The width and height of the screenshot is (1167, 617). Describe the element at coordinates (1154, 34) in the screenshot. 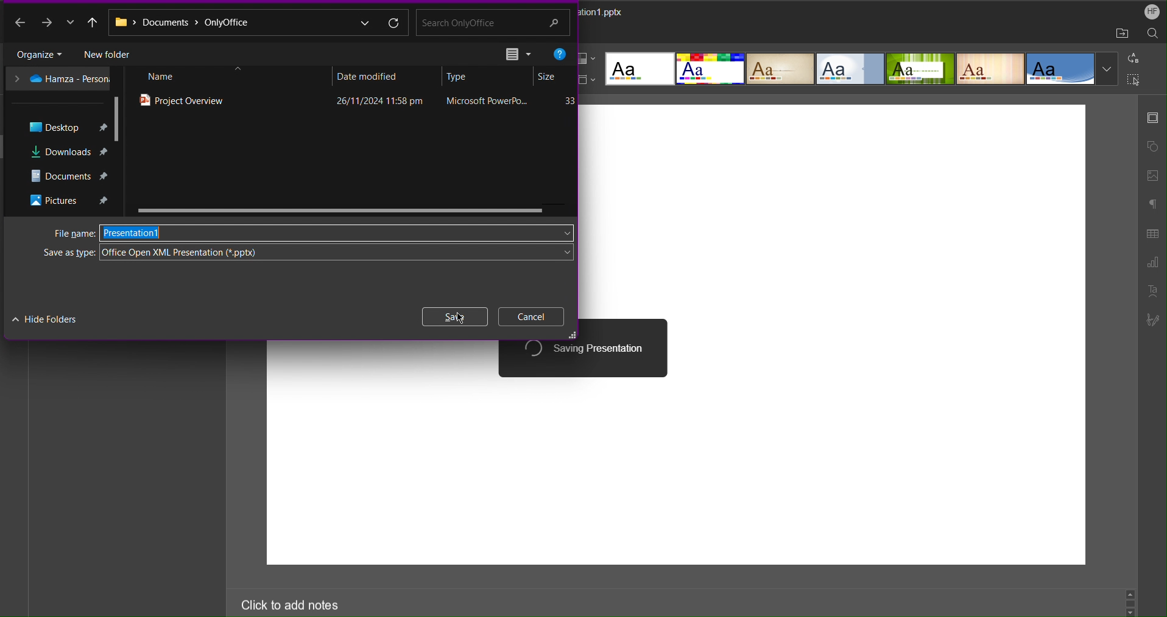

I see `Search` at that location.